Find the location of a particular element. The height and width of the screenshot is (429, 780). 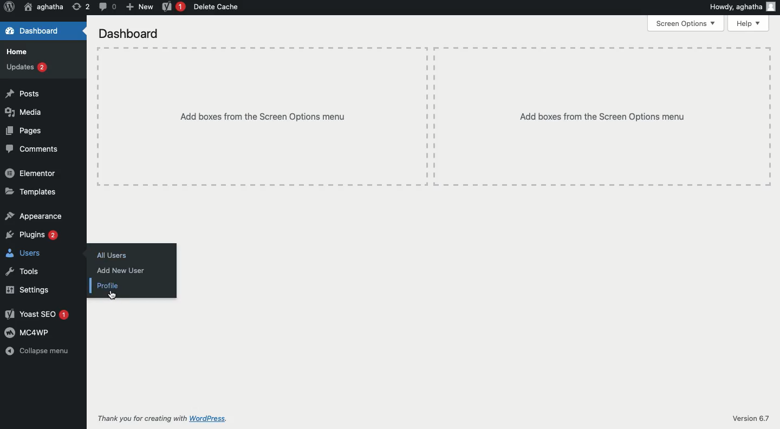

User is located at coordinates (44, 6).